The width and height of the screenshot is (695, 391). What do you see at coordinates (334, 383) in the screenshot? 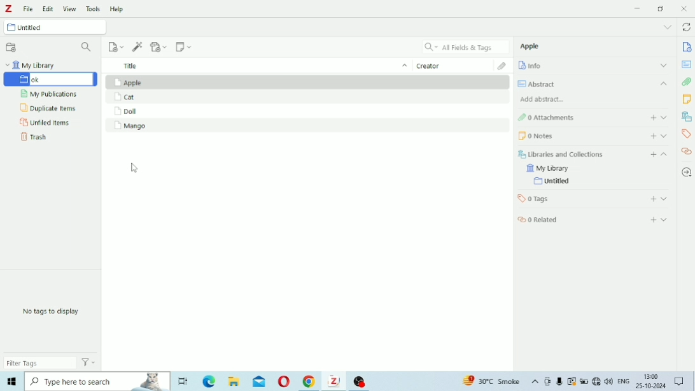
I see `` at bounding box center [334, 383].